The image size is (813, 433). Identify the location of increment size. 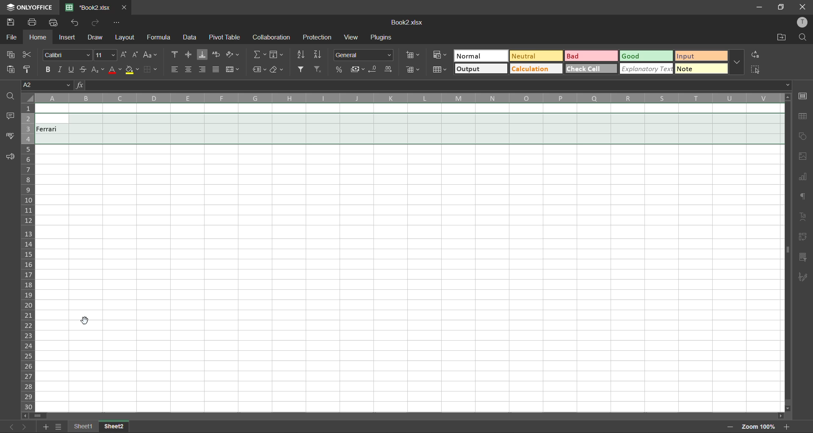
(124, 55).